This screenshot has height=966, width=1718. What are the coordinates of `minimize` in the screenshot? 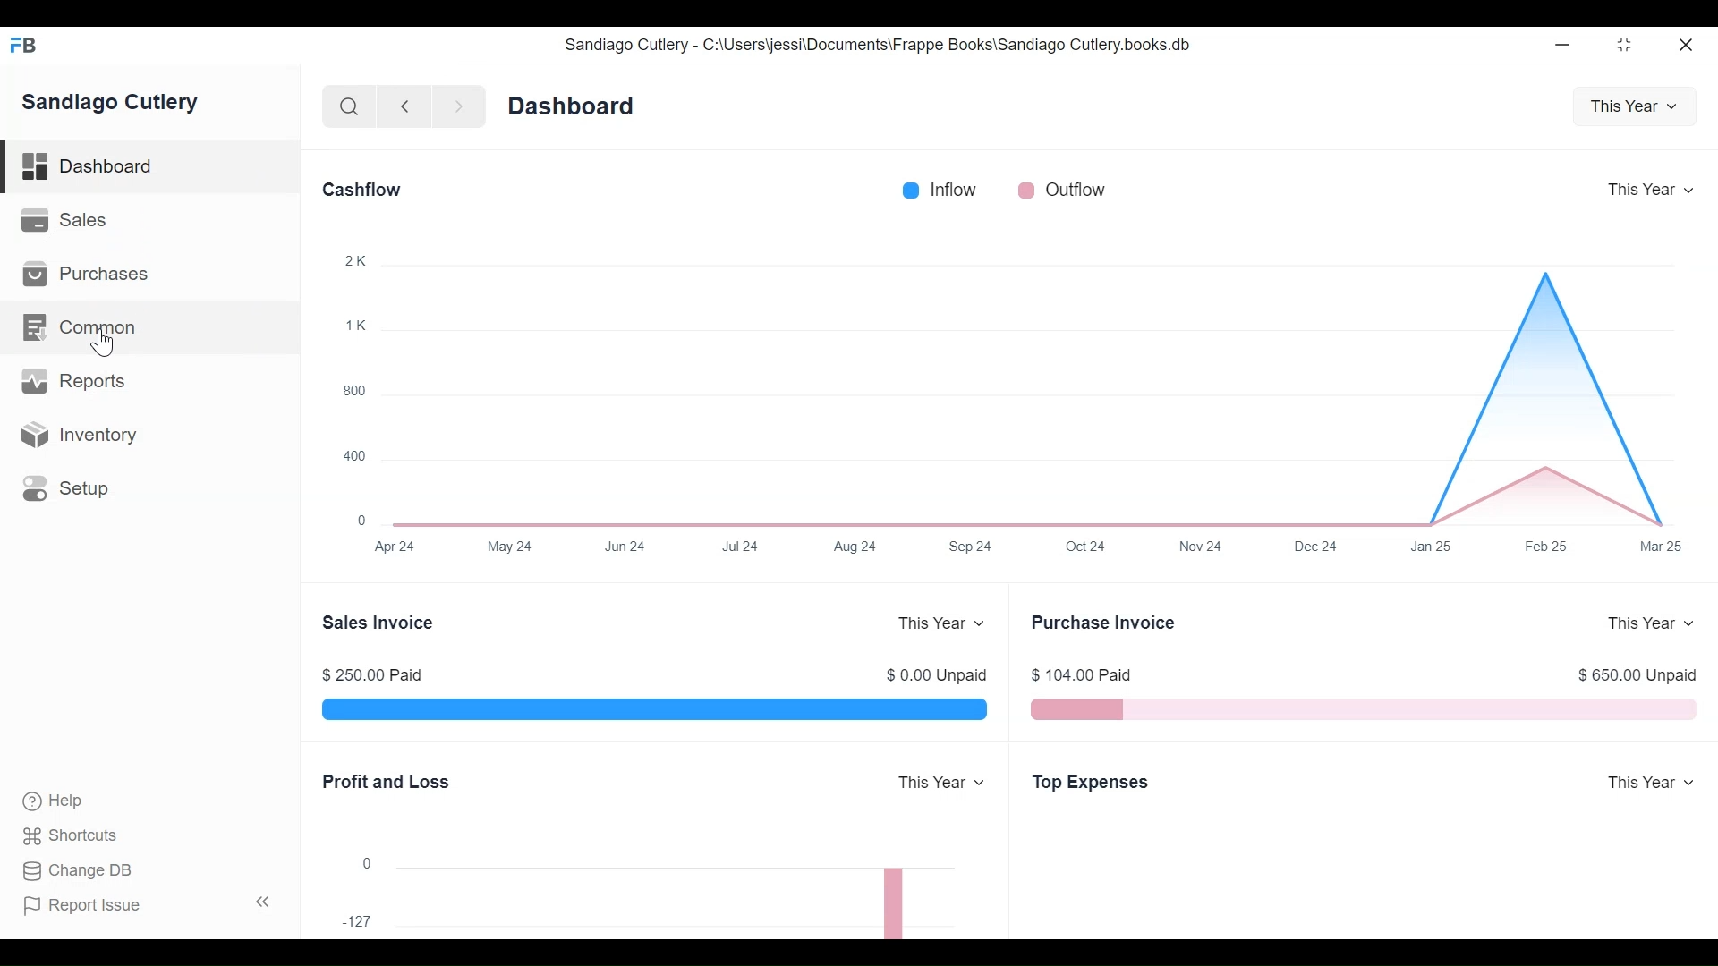 It's located at (1565, 41).